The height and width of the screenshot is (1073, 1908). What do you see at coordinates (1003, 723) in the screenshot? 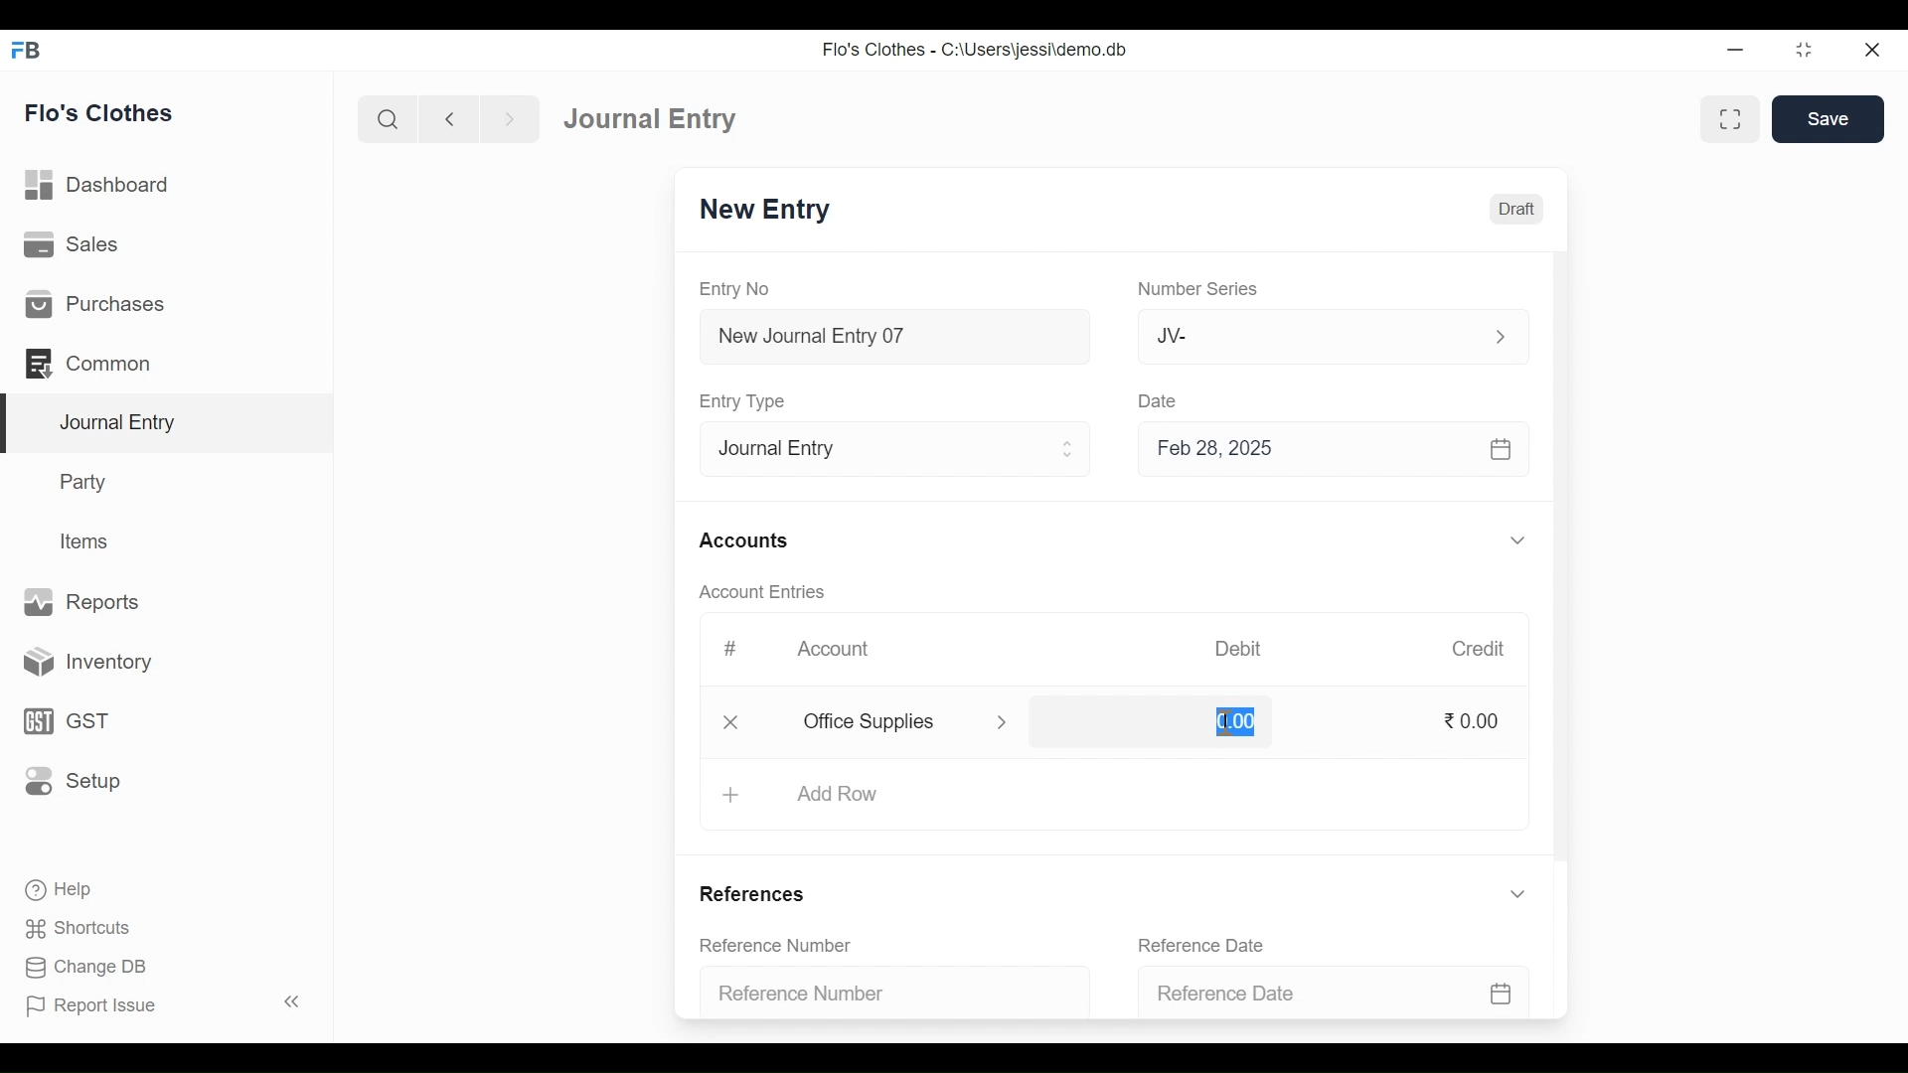
I see `Expand` at bounding box center [1003, 723].